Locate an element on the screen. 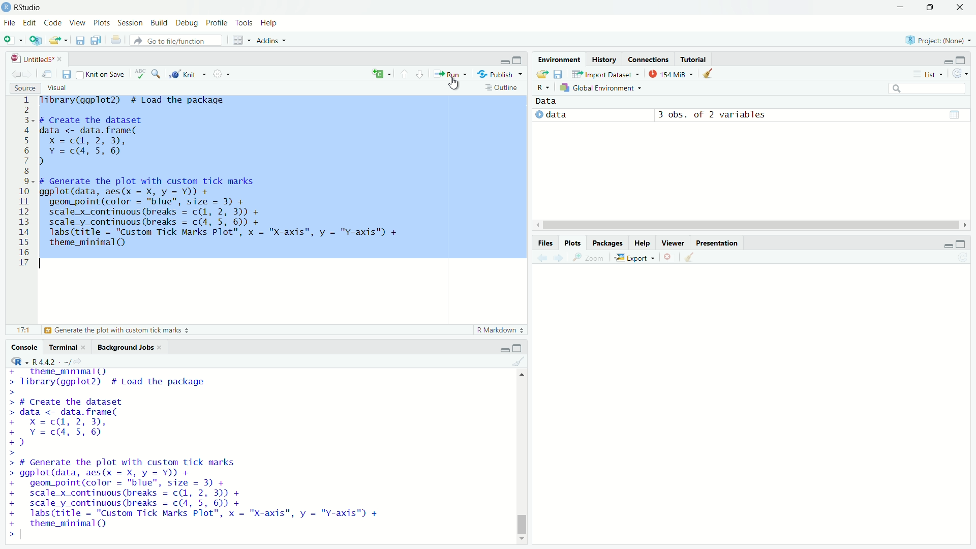 The height and width of the screenshot is (549, 976). plots is located at coordinates (102, 24).